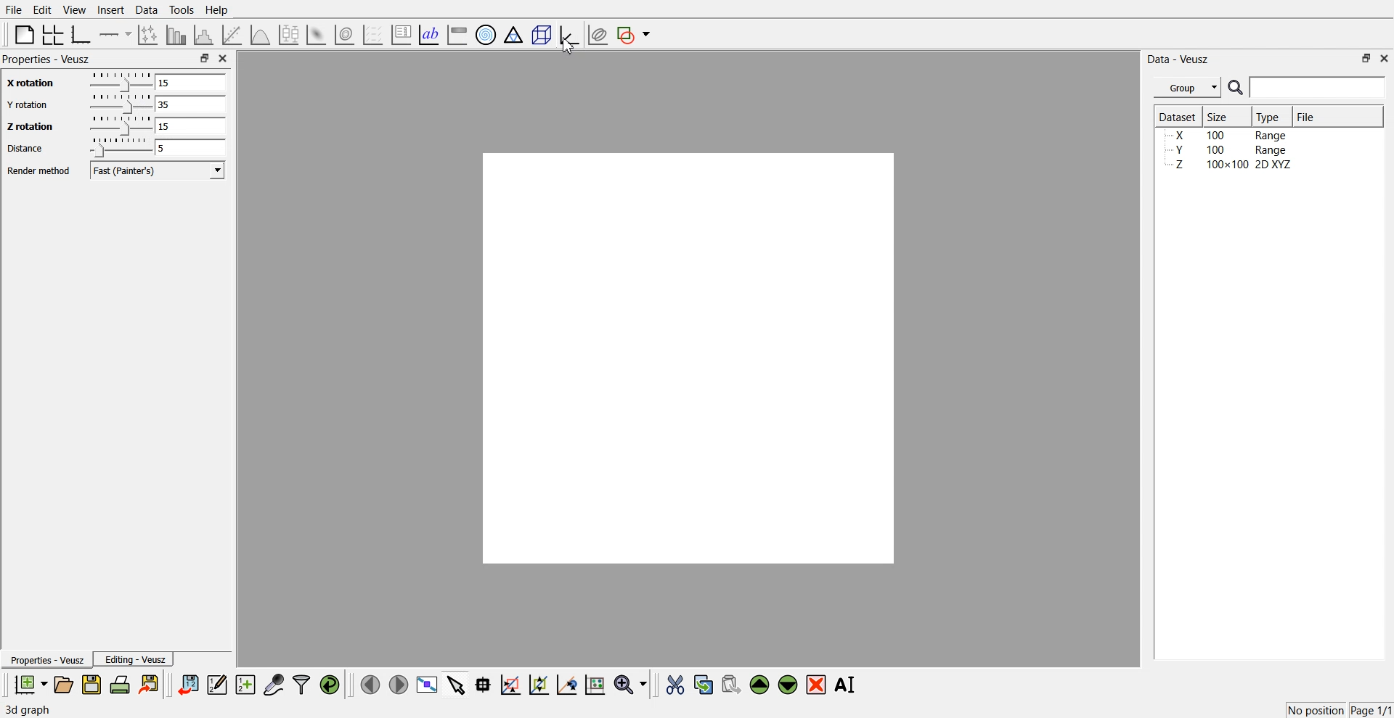  What do you see at coordinates (119, 81) in the screenshot?
I see `Drag Handle` at bounding box center [119, 81].